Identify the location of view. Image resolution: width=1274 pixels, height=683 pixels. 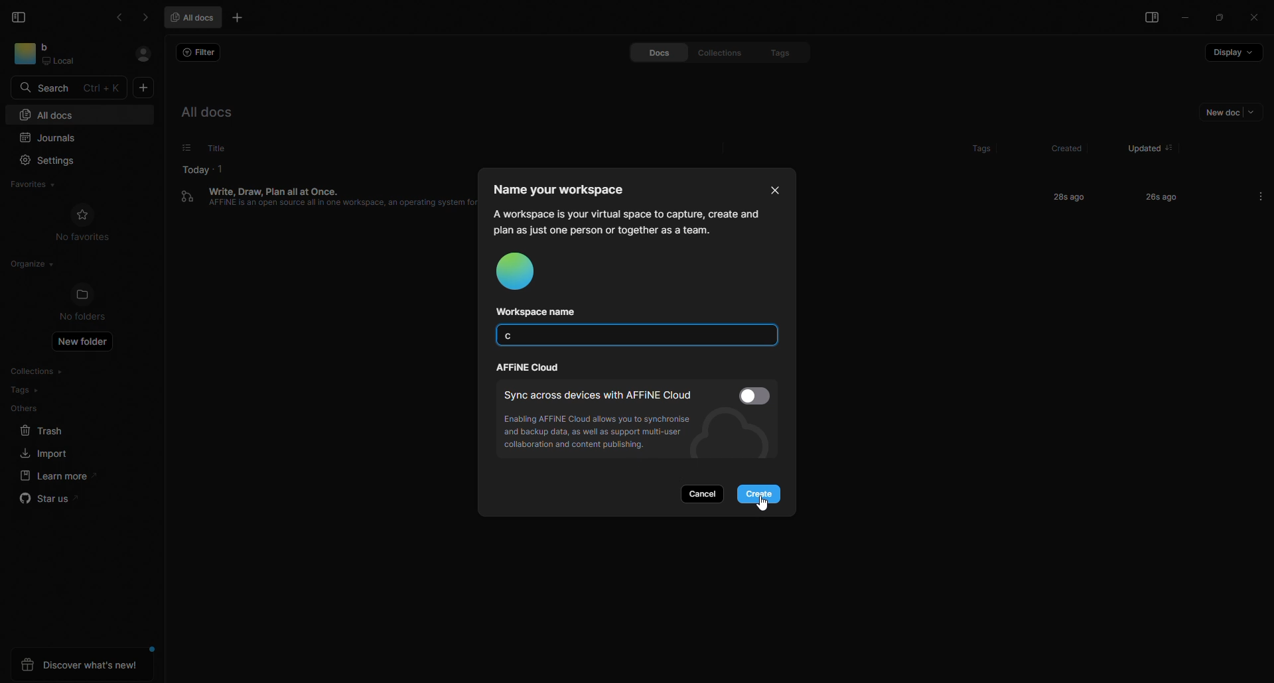
(1147, 19).